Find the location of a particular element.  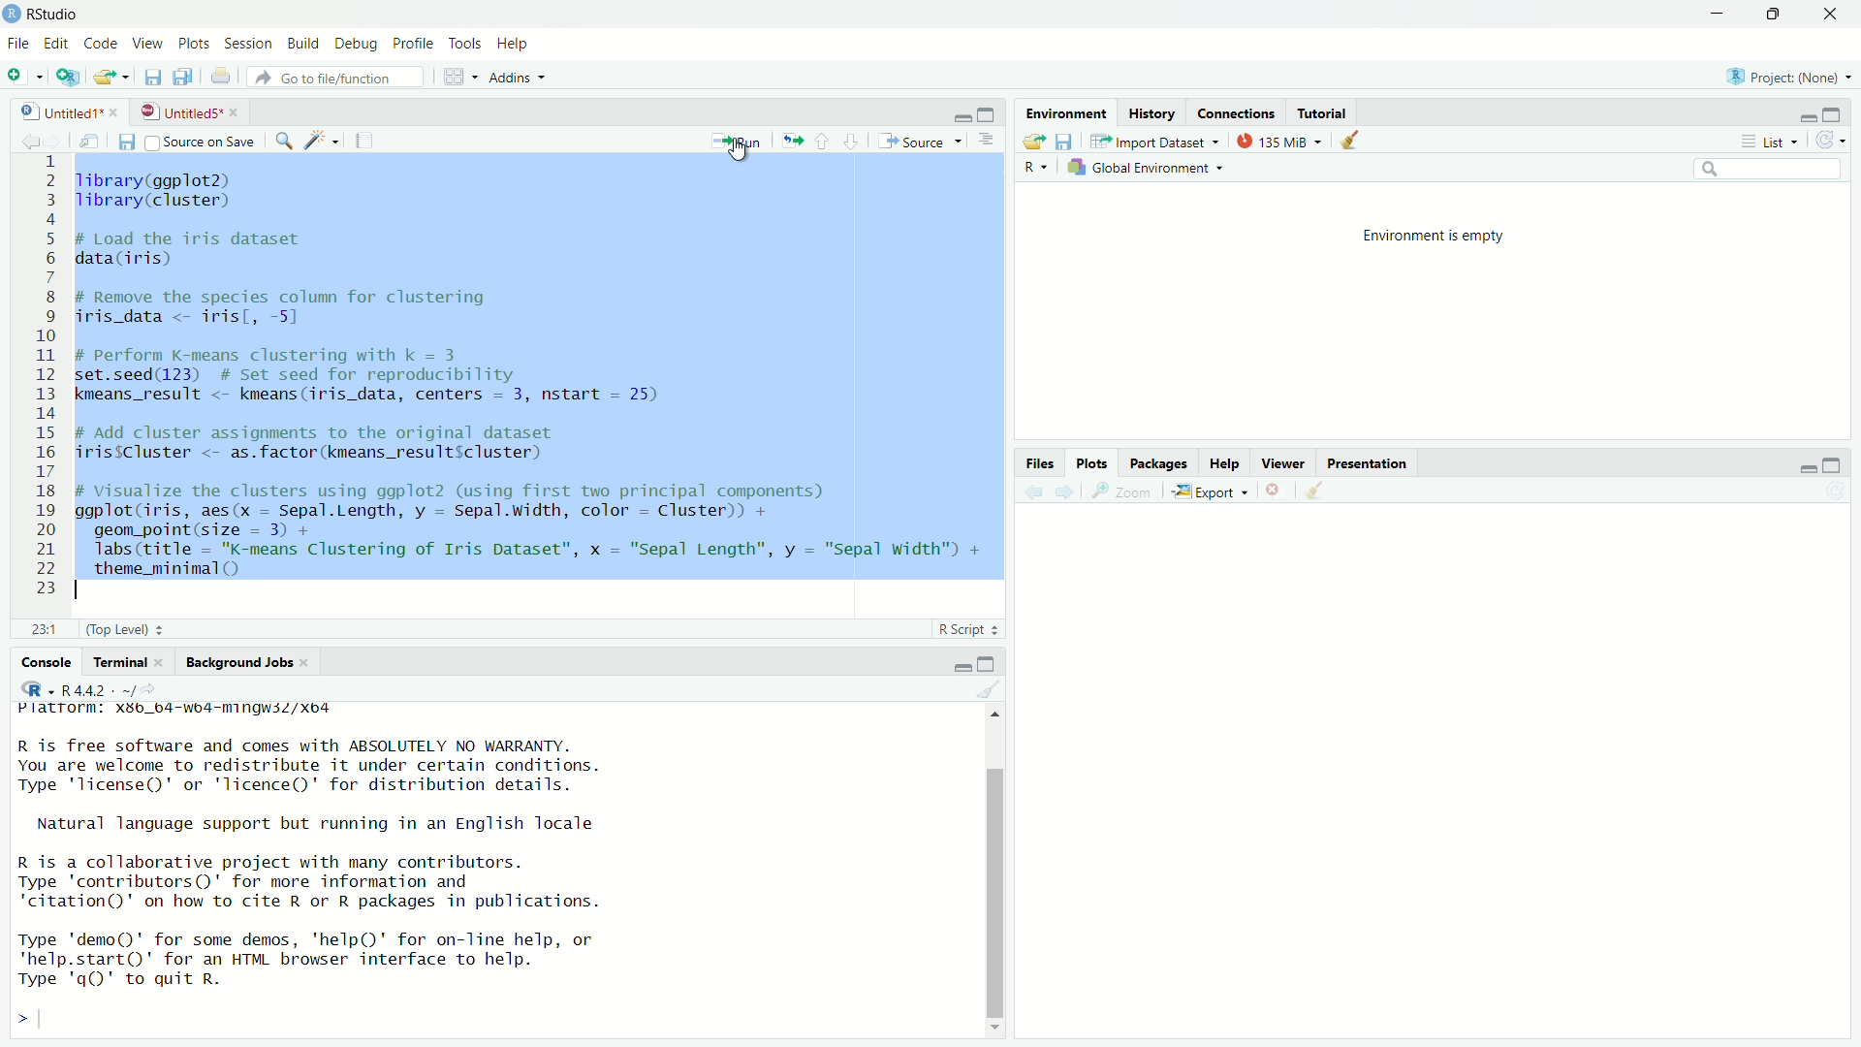

maximize is located at coordinates (1843, 462).